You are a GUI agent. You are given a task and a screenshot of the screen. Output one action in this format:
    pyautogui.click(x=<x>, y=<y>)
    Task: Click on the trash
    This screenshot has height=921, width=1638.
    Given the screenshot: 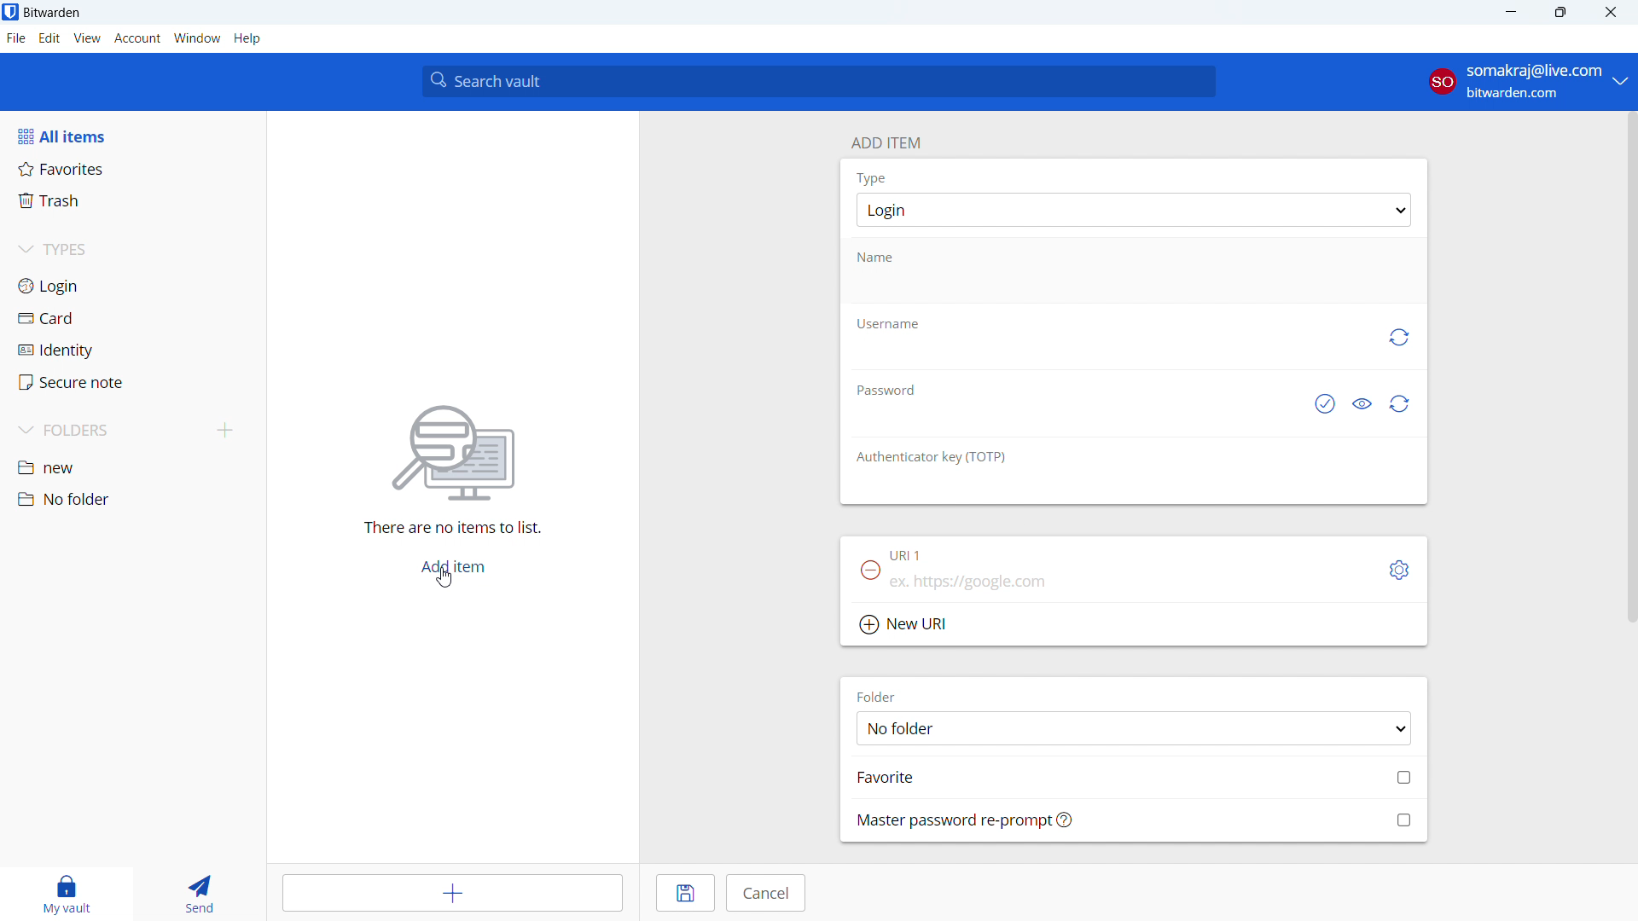 What is the action you would take?
    pyautogui.click(x=131, y=201)
    